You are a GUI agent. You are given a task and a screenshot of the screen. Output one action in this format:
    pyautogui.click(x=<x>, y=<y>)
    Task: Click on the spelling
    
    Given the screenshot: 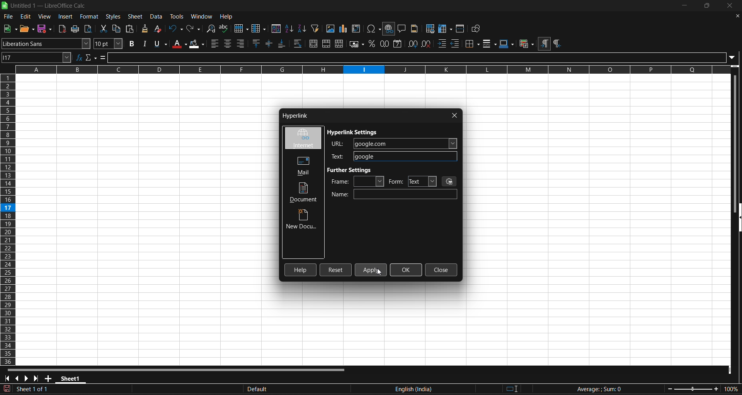 What is the action you would take?
    pyautogui.click(x=225, y=29)
    